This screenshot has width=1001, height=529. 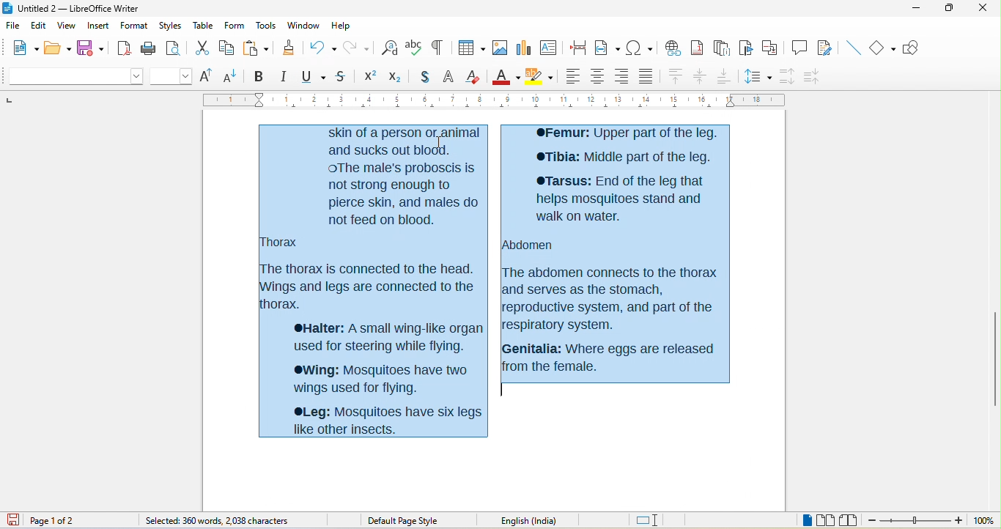 I want to click on standard selection, so click(x=652, y=520).